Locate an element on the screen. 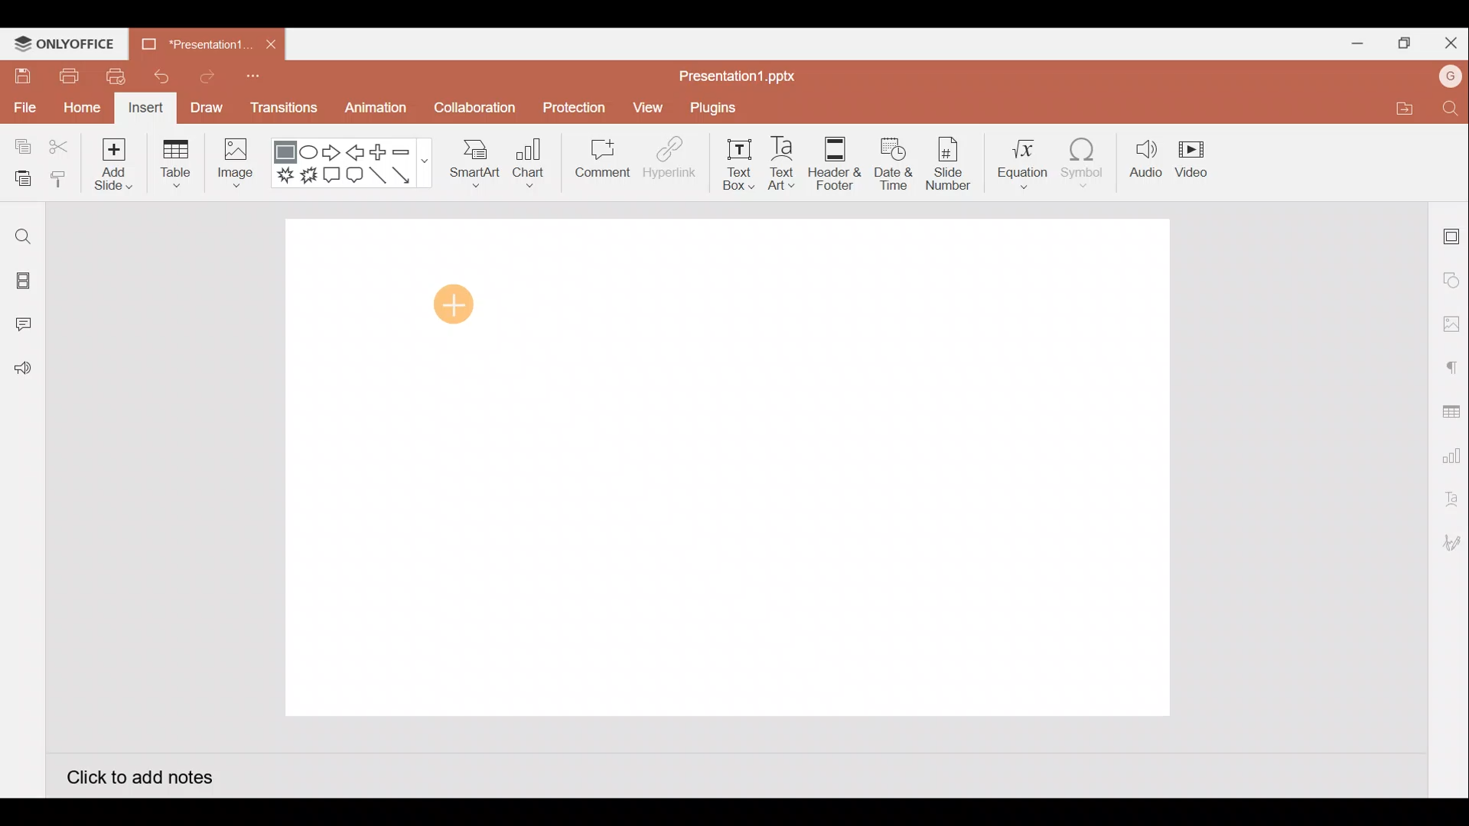 Image resolution: width=1469 pixels, height=826 pixels. Protection is located at coordinates (570, 108).